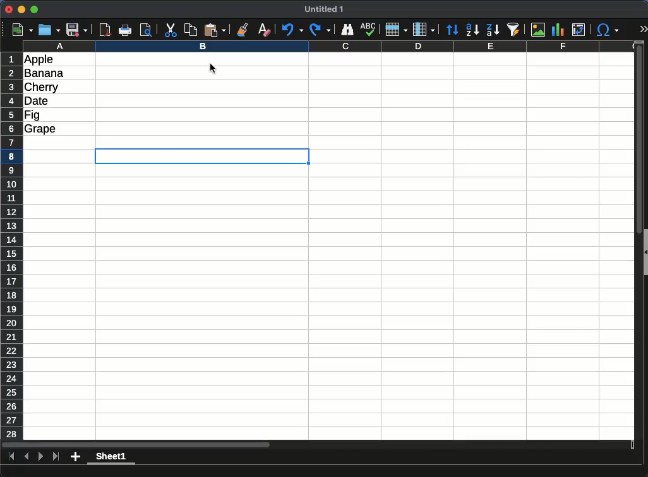  Describe the element at coordinates (42, 88) in the screenshot. I see `cherry` at that location.